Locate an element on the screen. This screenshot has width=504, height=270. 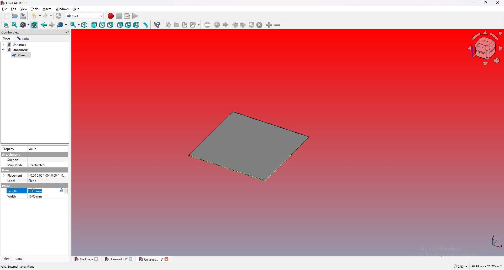
Support is located at coordinates (13, 160).